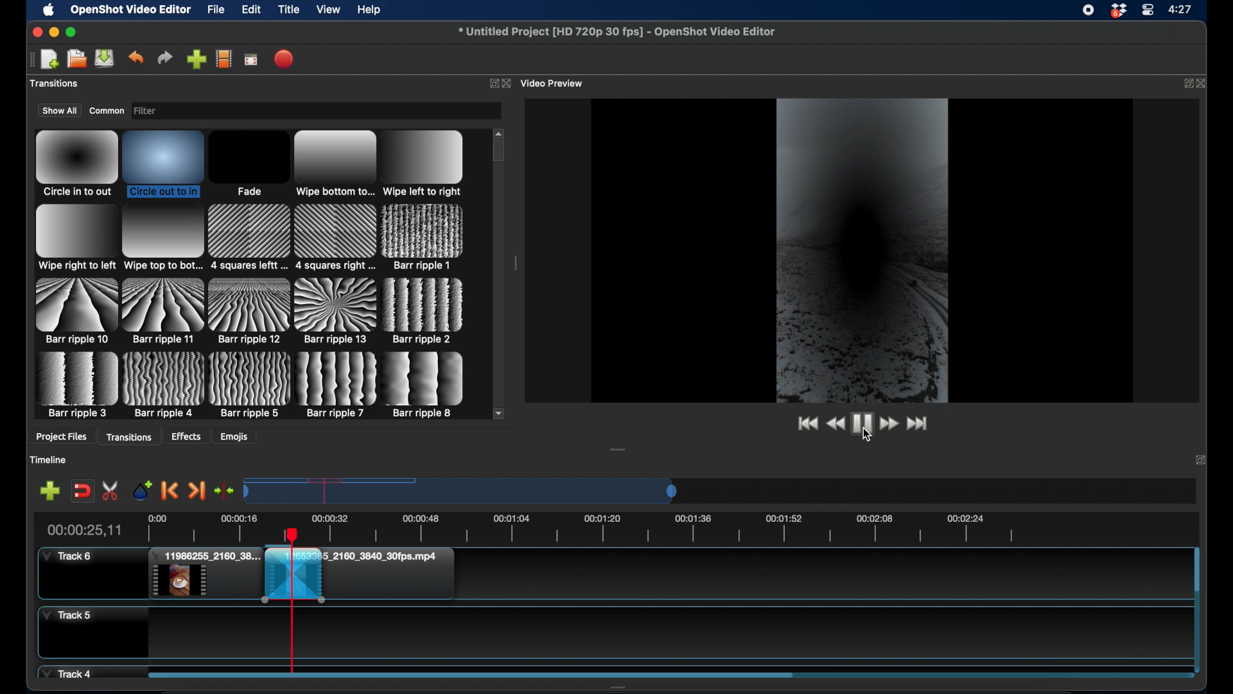  What do you see at coordinates (249, 164) in the screenshot?
I see `transition` at bounding box center [249, 164].